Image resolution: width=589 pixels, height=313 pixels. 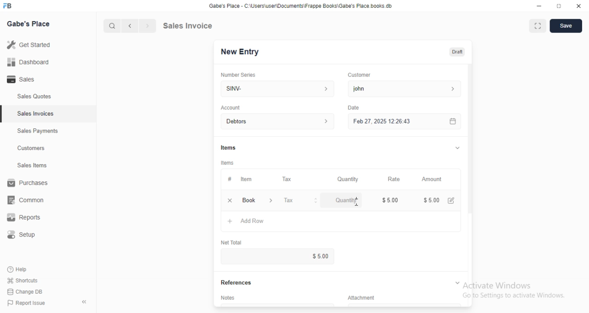 What do you see at coordinates (83, 301) in the screenshot?
I see `Arrow` at bounding box center [83, 301].